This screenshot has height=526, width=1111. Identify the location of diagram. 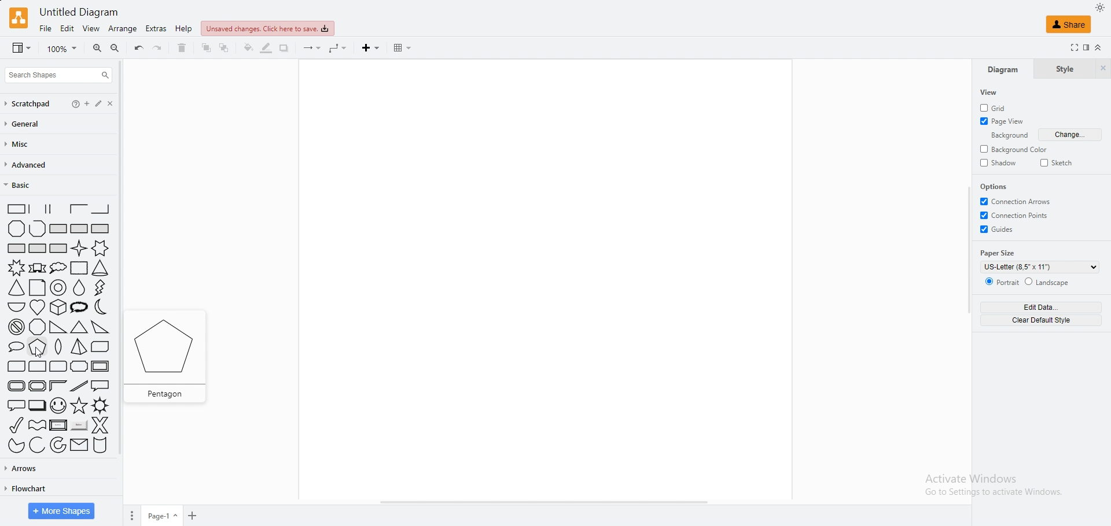
(1003, 69).